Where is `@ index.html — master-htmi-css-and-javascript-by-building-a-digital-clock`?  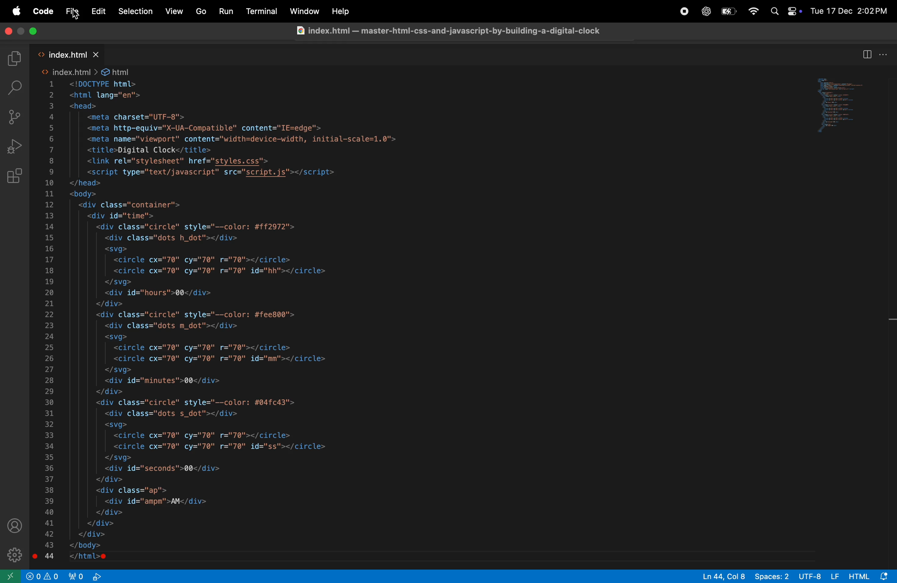
@ index.html — master-htmi-css-and-javascript-by-building-a-digital-clock is located at coordinates (447, 31).